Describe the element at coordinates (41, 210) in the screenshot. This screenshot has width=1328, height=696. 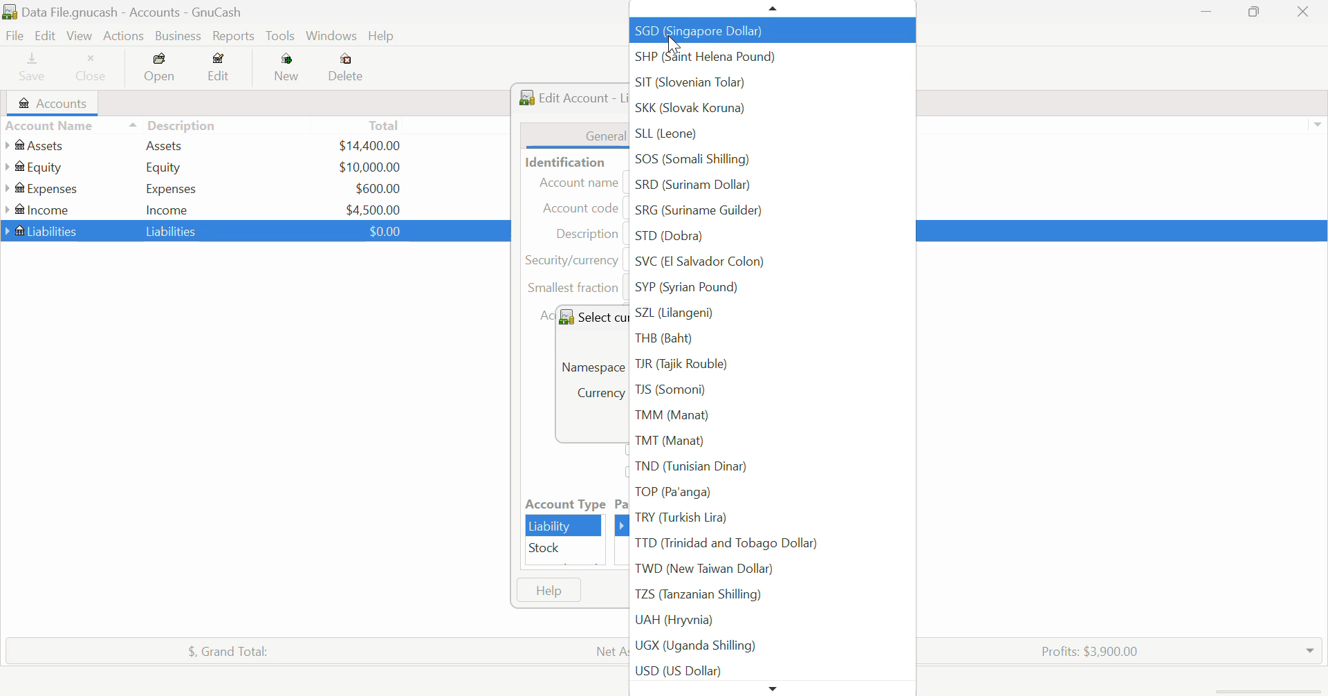
I see `Income Account` at that location.